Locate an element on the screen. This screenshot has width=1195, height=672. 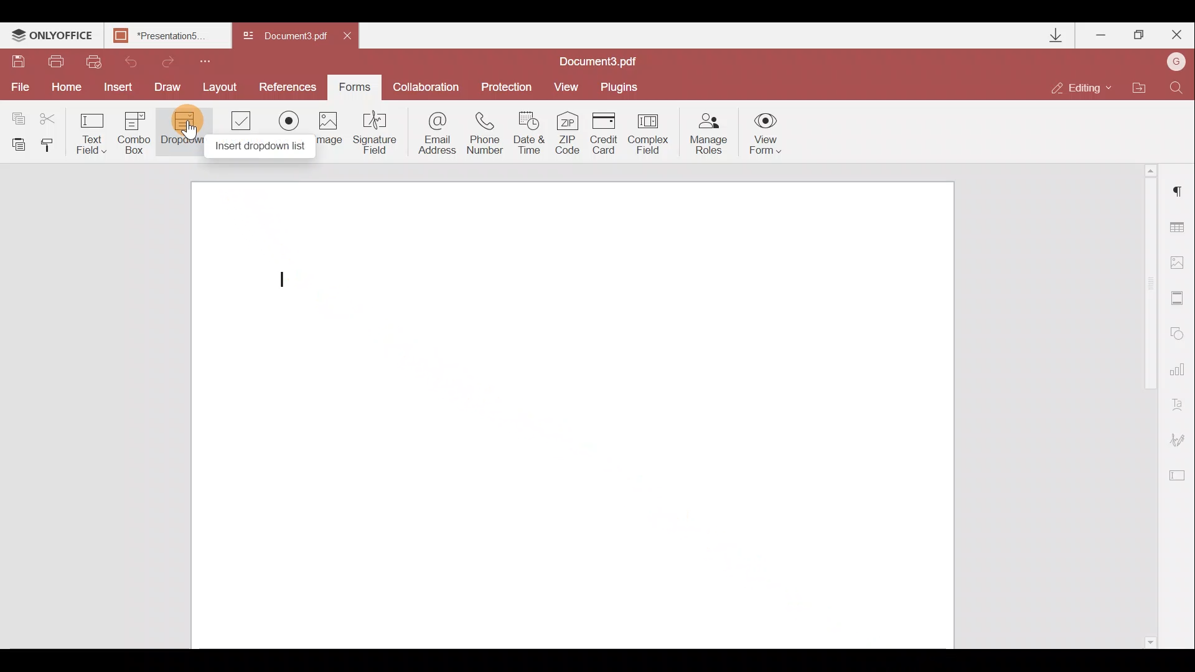
Quick print is located at coordinates (92, 61).